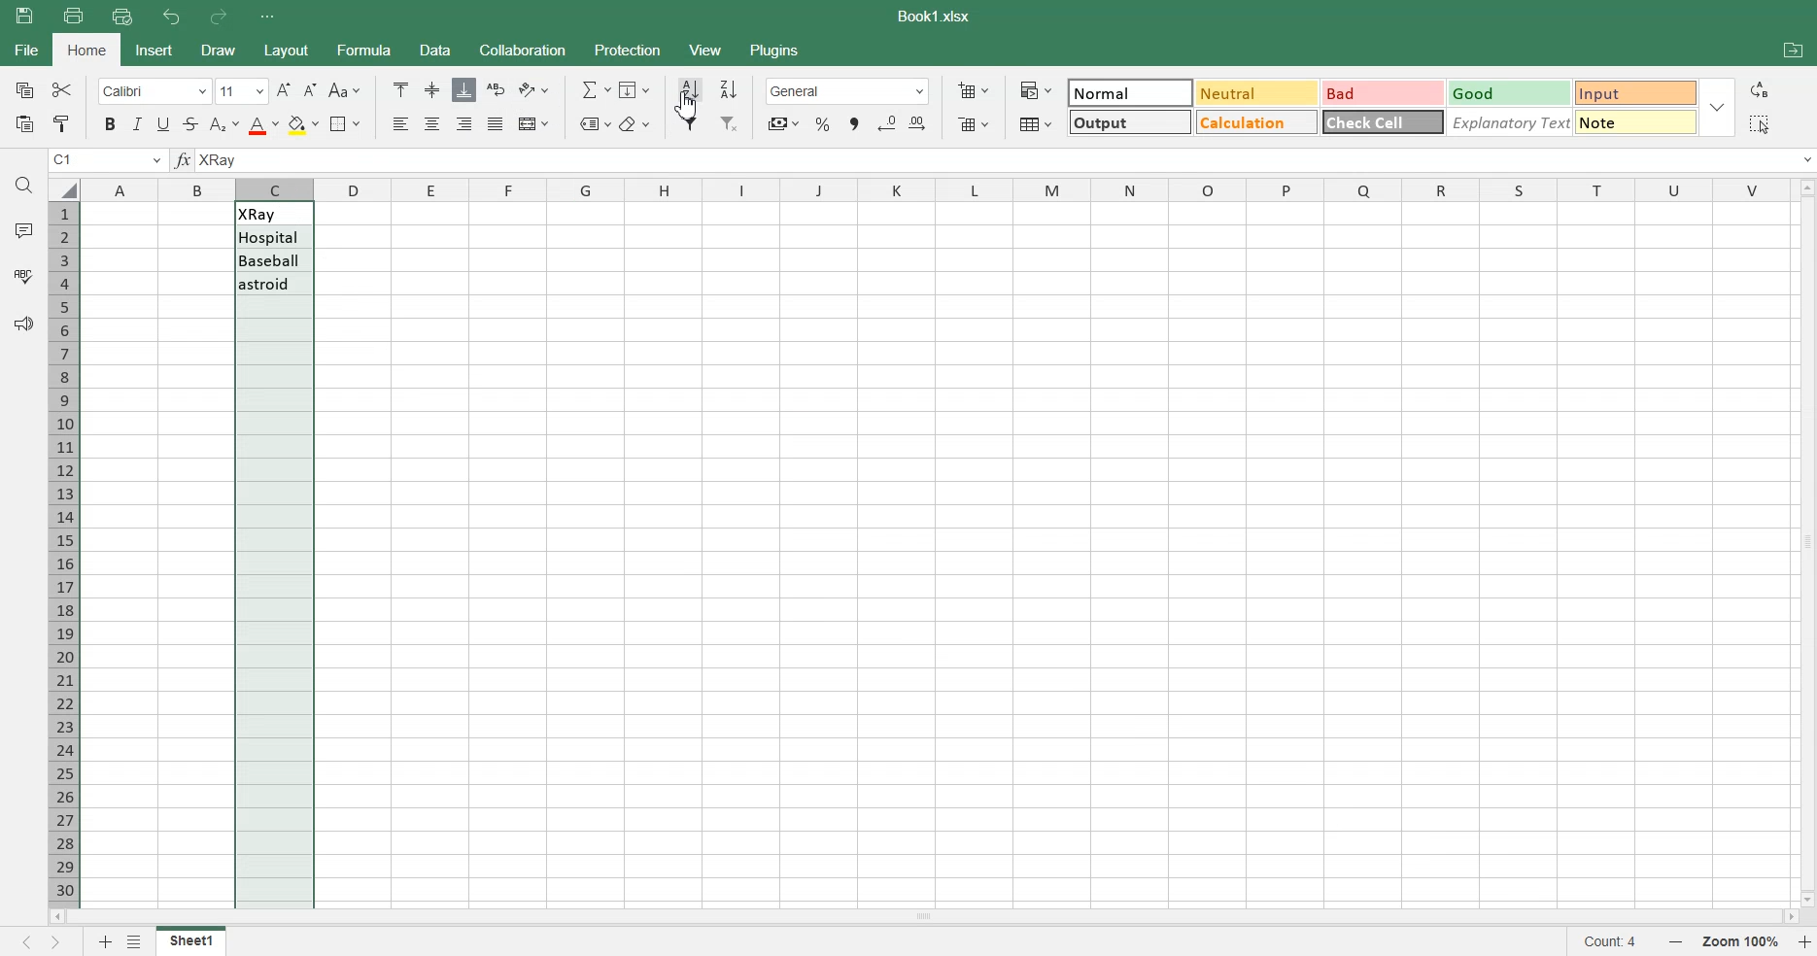  What do you see at coordinates (63, 551) in the screenshot?
I see `Vertical Row Number line` at bounding box center [63, 551].